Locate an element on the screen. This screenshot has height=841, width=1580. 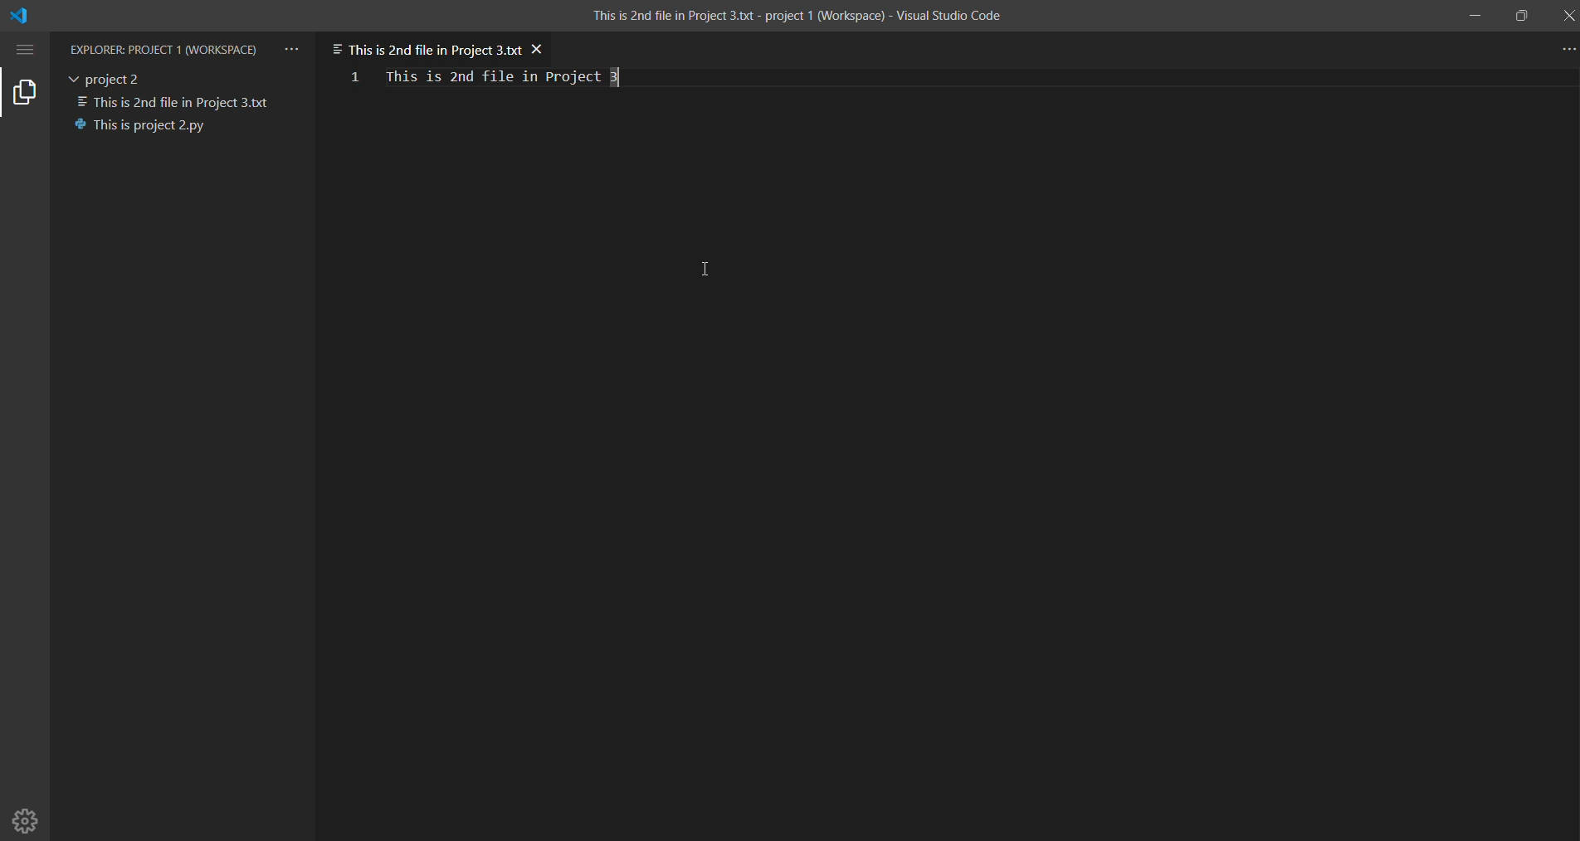
This is 2nd file in Project 3.txt - project 1 (Workspace) - Visual Studio Code is located at coordinates (797, 17).